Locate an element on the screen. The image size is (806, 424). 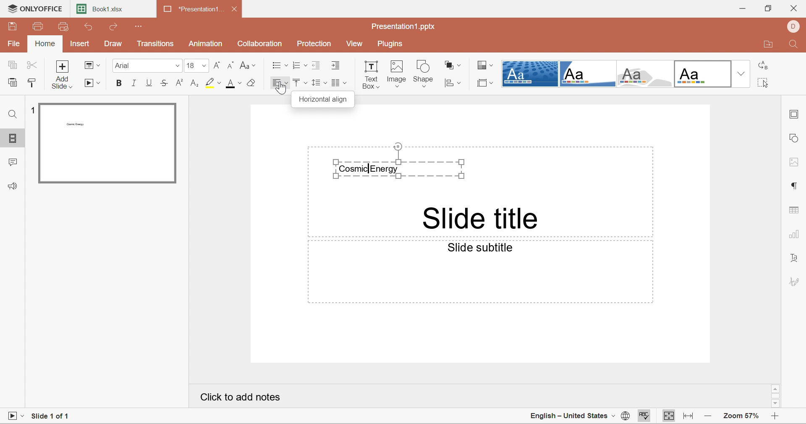
Change Case is located at coordinates (248, 65).